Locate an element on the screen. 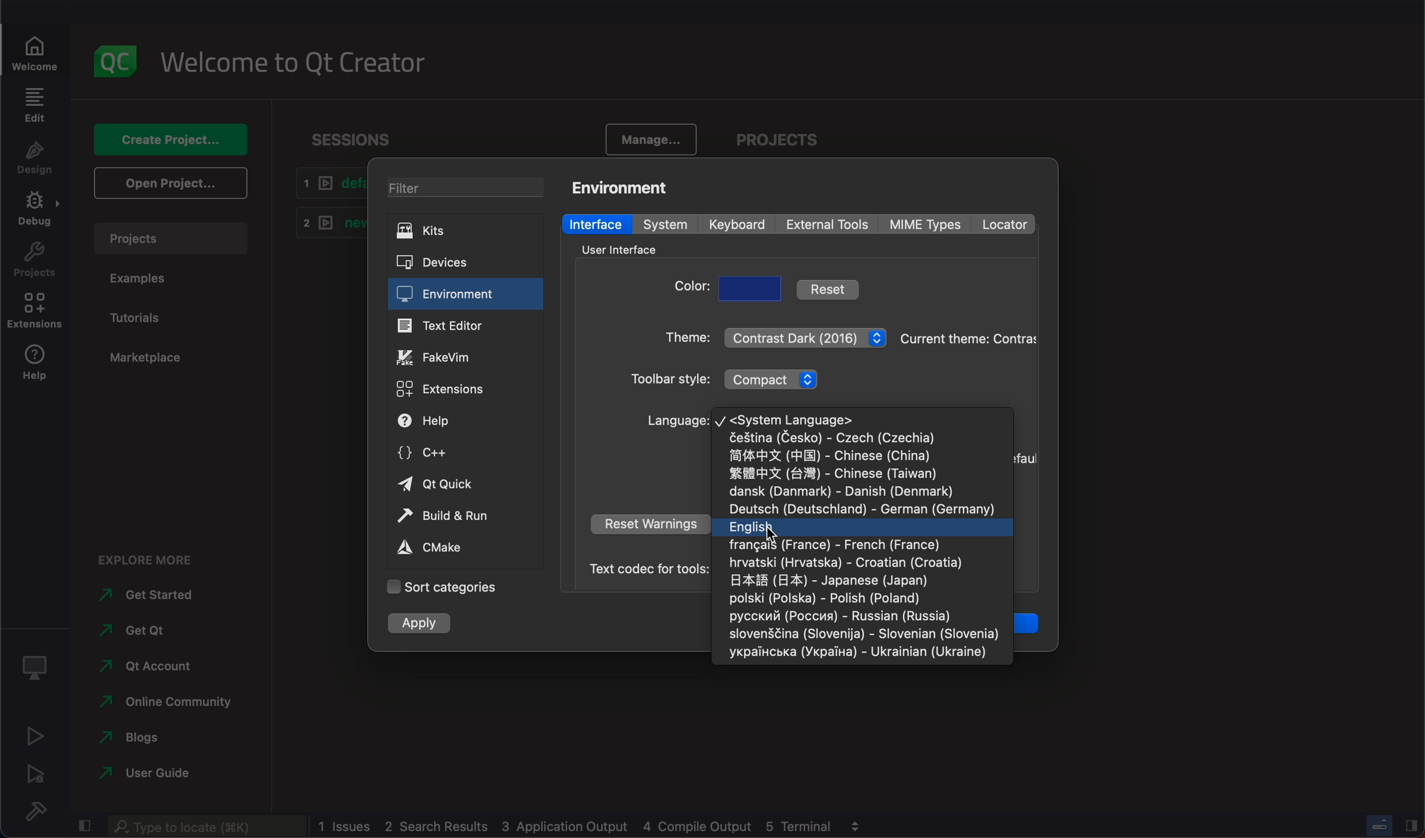  new1 is located at coordinates (329, 224).